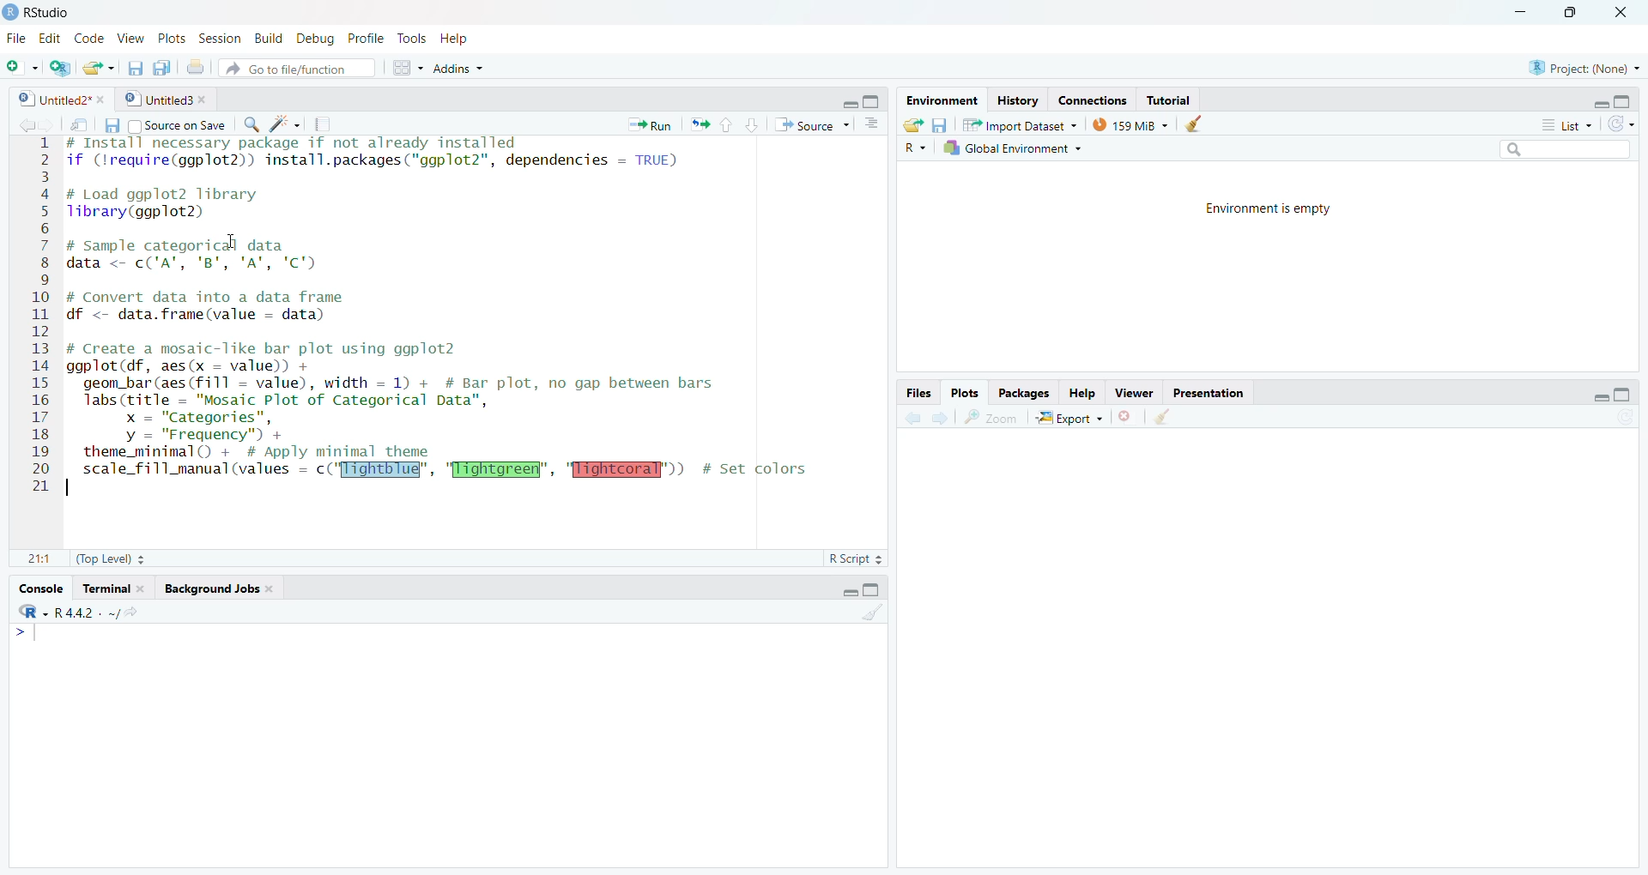 This screenshot has height=875, width=1648. What do you see at coordinates (51, 39) in the screenshot?
I see `Edit` at bounding box center [51, 39].